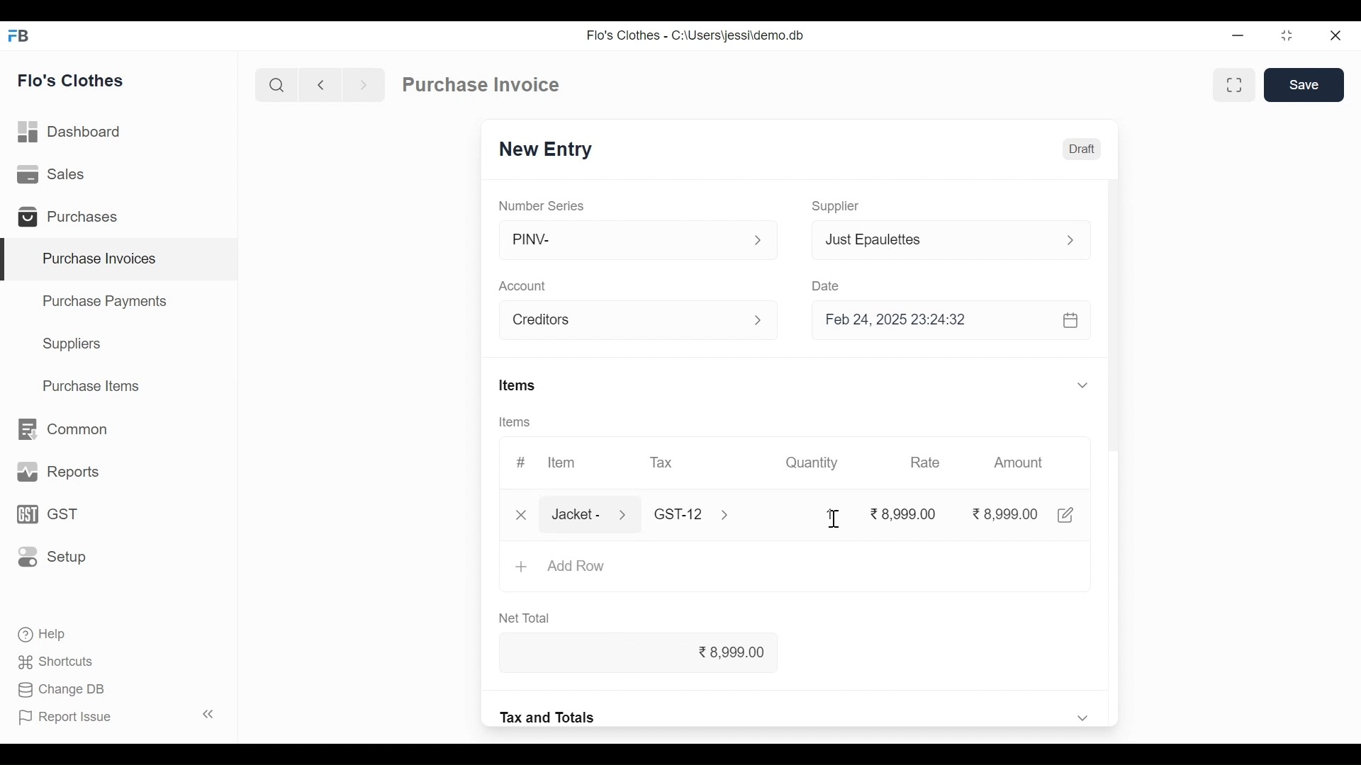 This screenshot has height=765, width=1361. What do you see at coordinates (1286, 37) in the screenshot?
I see `Restore` at bounding box center [1286, 37].